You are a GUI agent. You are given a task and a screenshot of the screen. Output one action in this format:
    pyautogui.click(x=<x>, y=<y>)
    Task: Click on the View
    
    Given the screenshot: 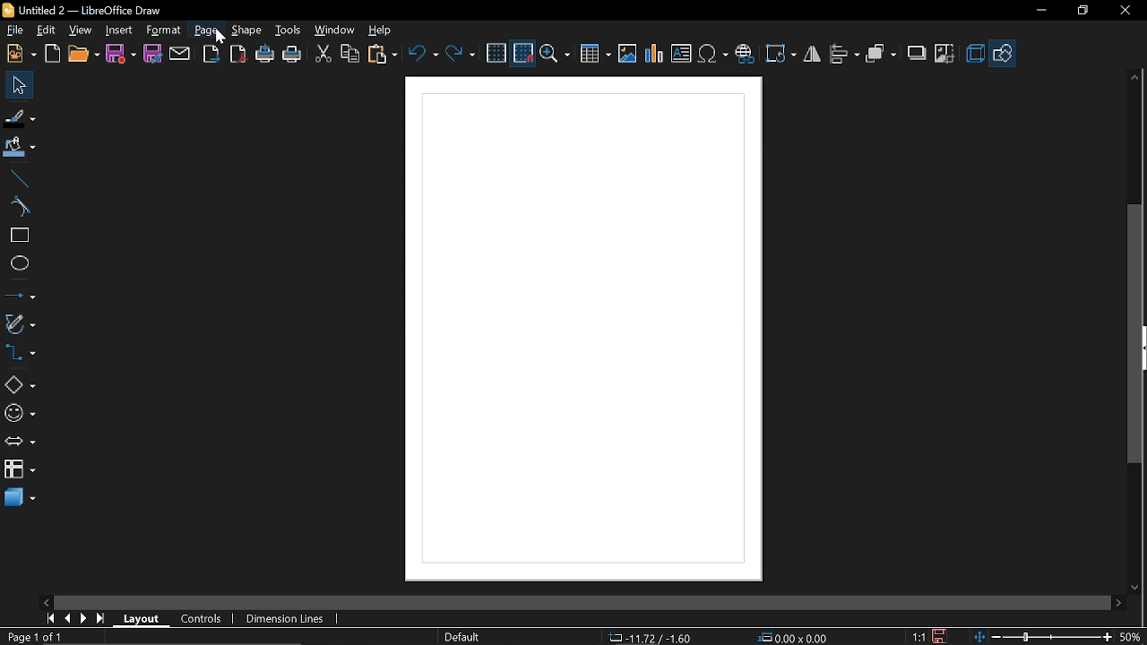 What is the action you would take?
    pyautogui.click(x=80, y=31)
    